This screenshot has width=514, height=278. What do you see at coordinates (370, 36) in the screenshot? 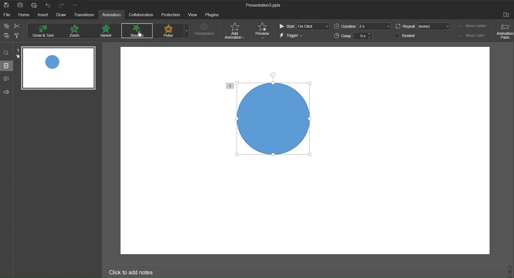
I see `Increase or decrease time` at bounding box center [370, 36].